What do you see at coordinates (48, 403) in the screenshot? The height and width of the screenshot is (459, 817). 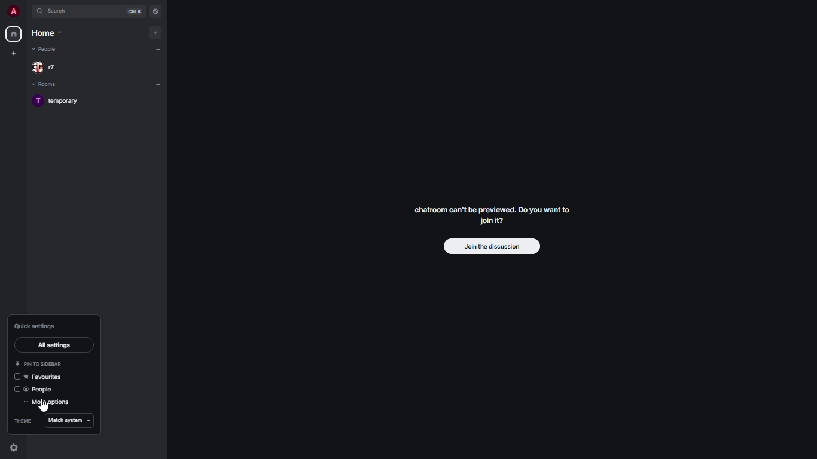 I see `more settings` at bounding box center [48, 403].